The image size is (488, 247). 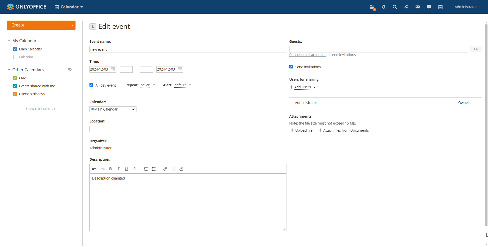 I want to click on Note: the file size must not exceed 15 MB., so click(x=324, y=124).